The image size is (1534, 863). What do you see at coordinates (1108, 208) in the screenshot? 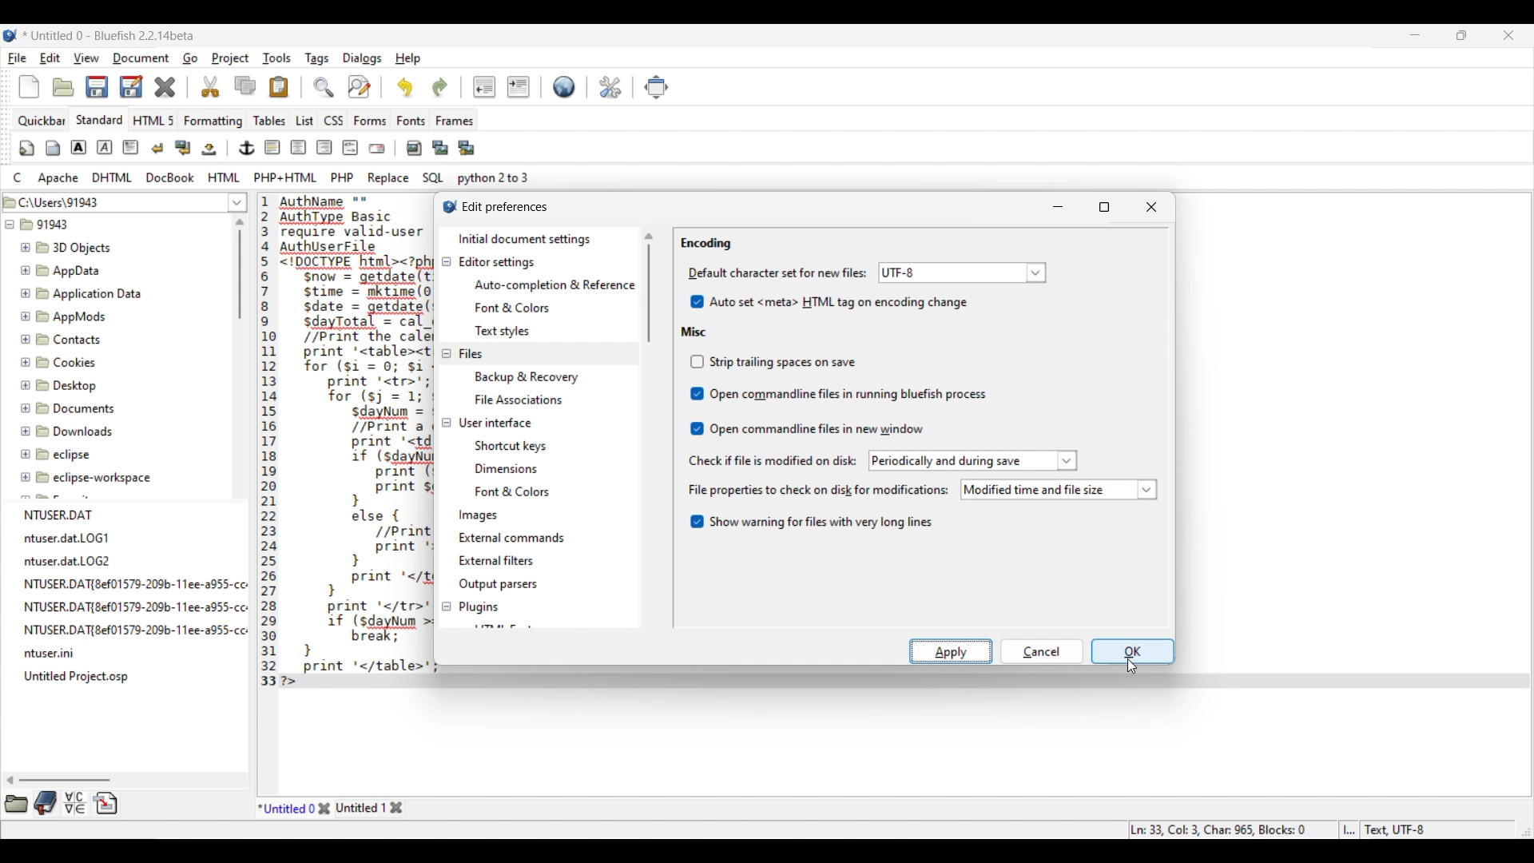
I see `Maximize` at bounding box center [1108, 208].